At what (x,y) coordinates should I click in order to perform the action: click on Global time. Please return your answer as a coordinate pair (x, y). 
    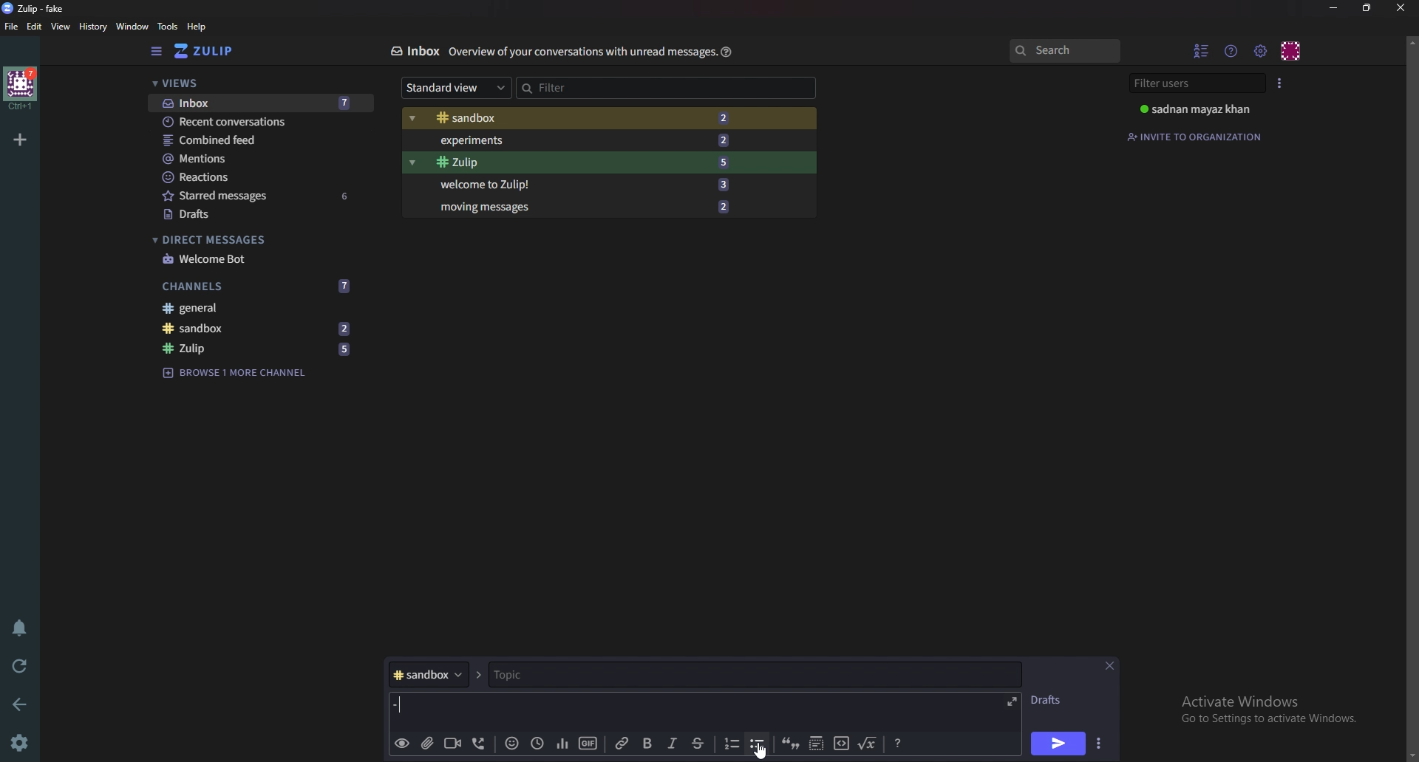
    Looking at the image, I should click on (537, 744).